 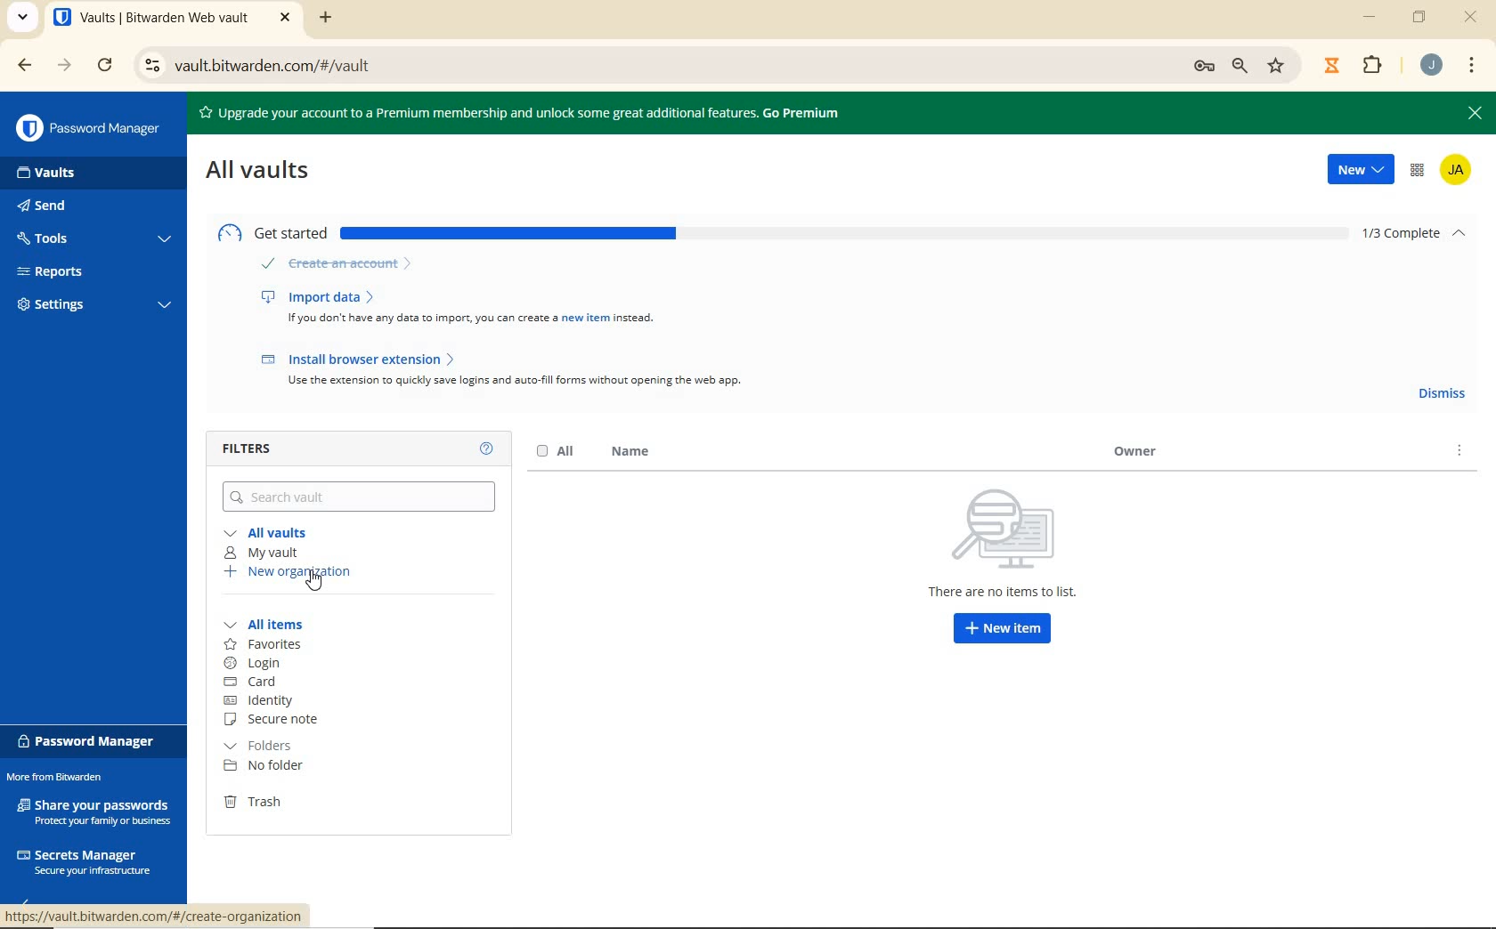 I want to click on no folder, so click(x=266, y=767).